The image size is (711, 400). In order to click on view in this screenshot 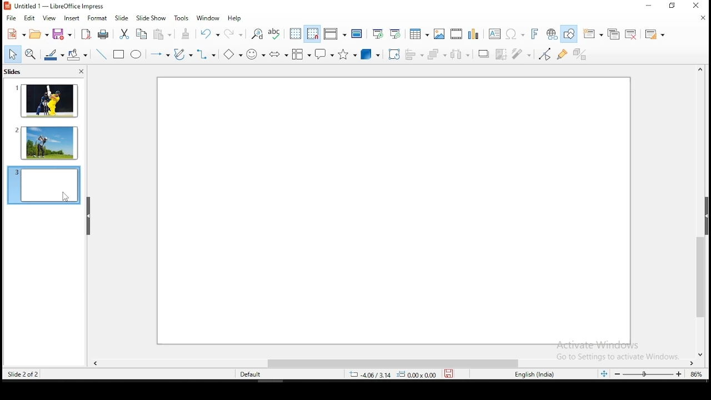, I will do `click(49, 18)`.